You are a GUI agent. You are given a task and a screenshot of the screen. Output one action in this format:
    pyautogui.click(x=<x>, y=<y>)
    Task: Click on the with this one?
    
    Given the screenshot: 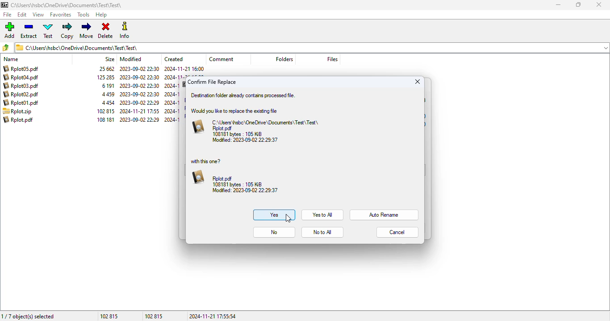 What is the action you would take?
    pyautogui.click(x=208, y=161)
    